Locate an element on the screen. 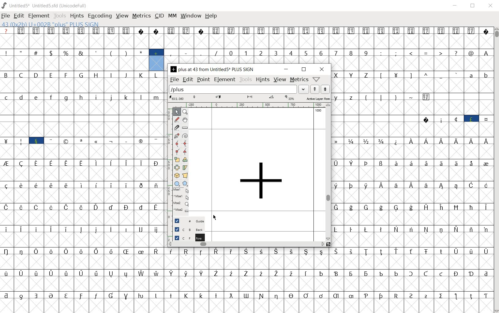 The width and height of the screenshot is (499, 313). show the next word on the list is located at coordinates (314, 89).